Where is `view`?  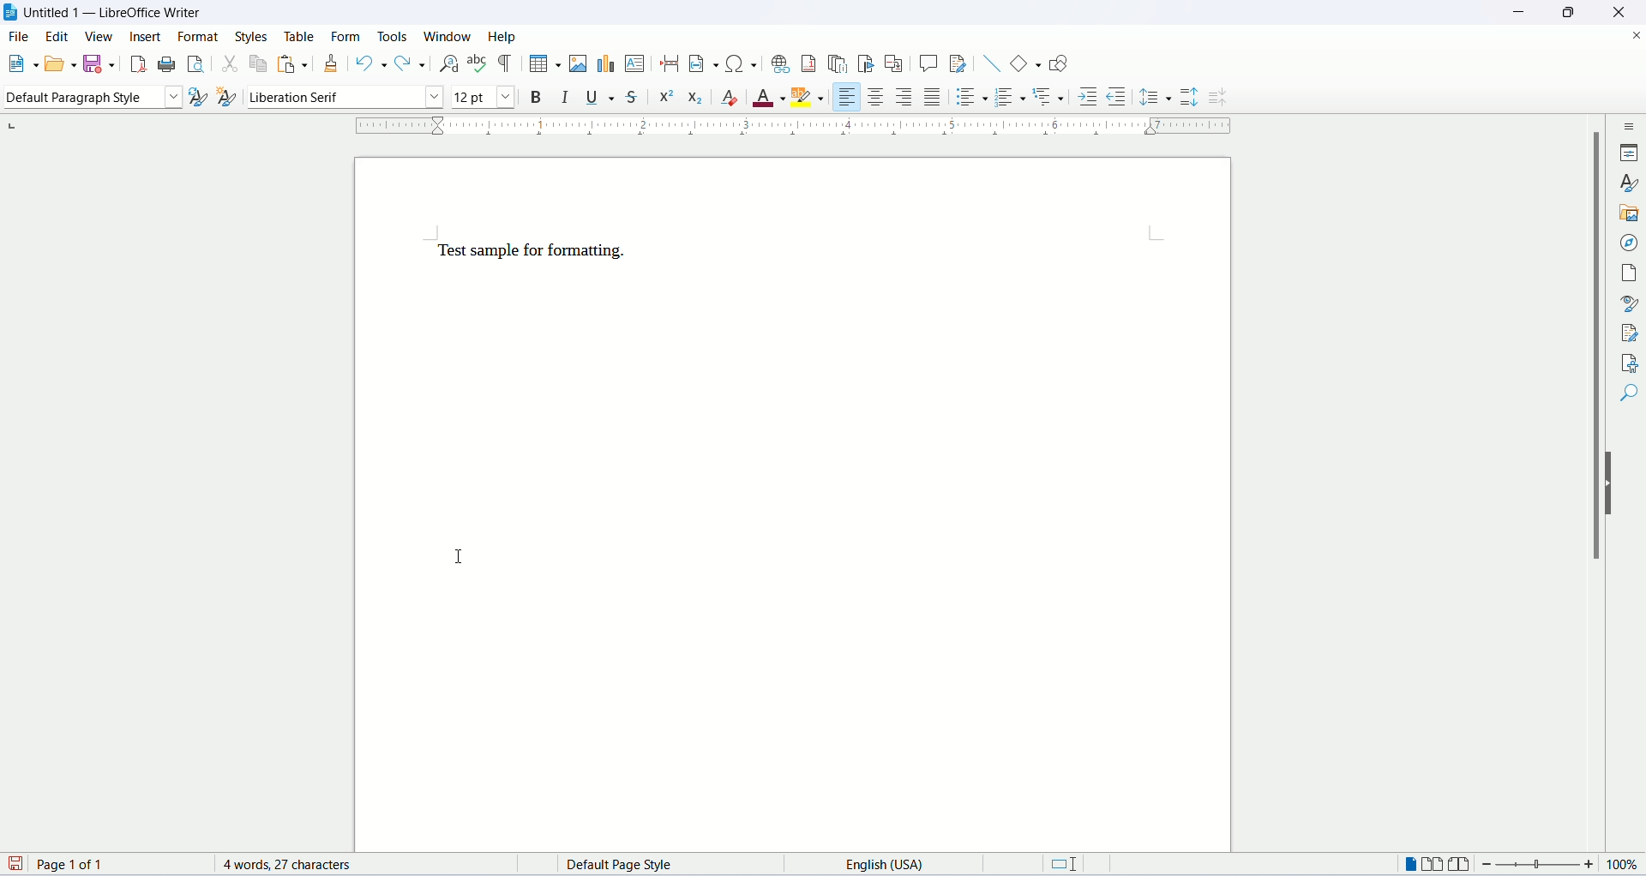 view is located at coordinates (100, 36).